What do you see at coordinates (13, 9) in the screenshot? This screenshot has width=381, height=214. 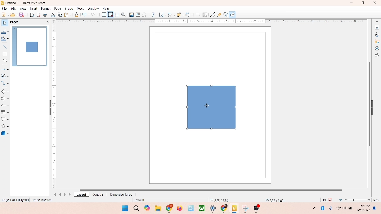 I see `edit` at bounding box center [13, 9].